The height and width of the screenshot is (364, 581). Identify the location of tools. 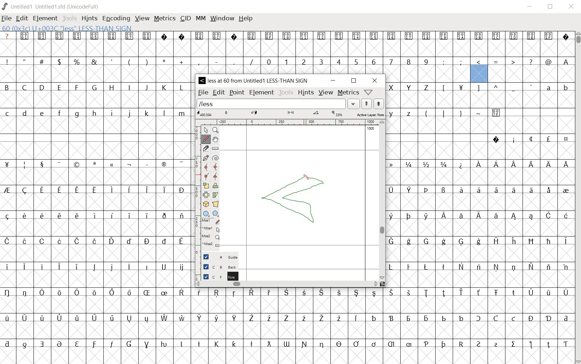
(70, 18).